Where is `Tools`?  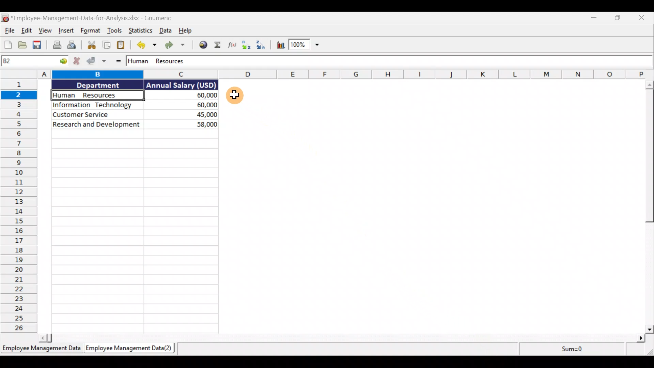 Tools is located at coordinates (116, 31).